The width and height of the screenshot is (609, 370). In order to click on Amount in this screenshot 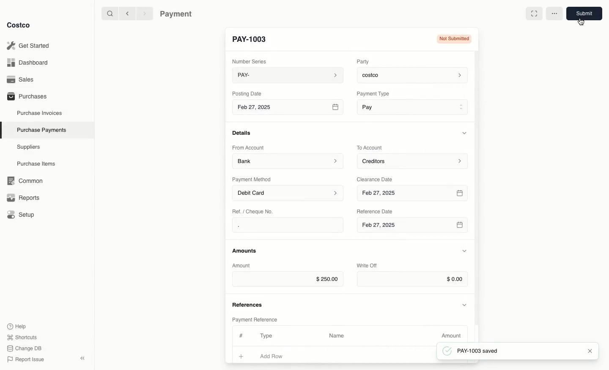, I will do `click(453, 336)`.